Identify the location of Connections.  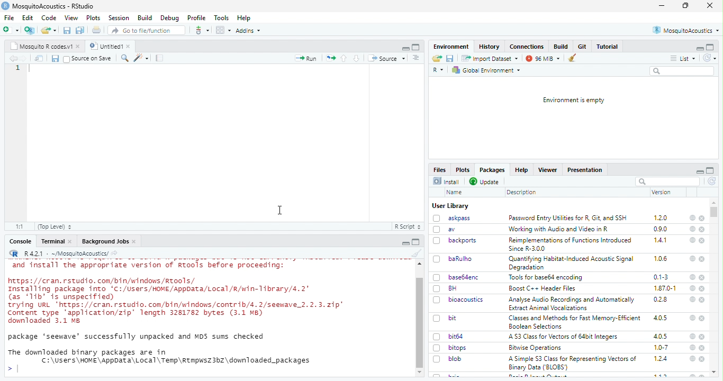
(528, 47).